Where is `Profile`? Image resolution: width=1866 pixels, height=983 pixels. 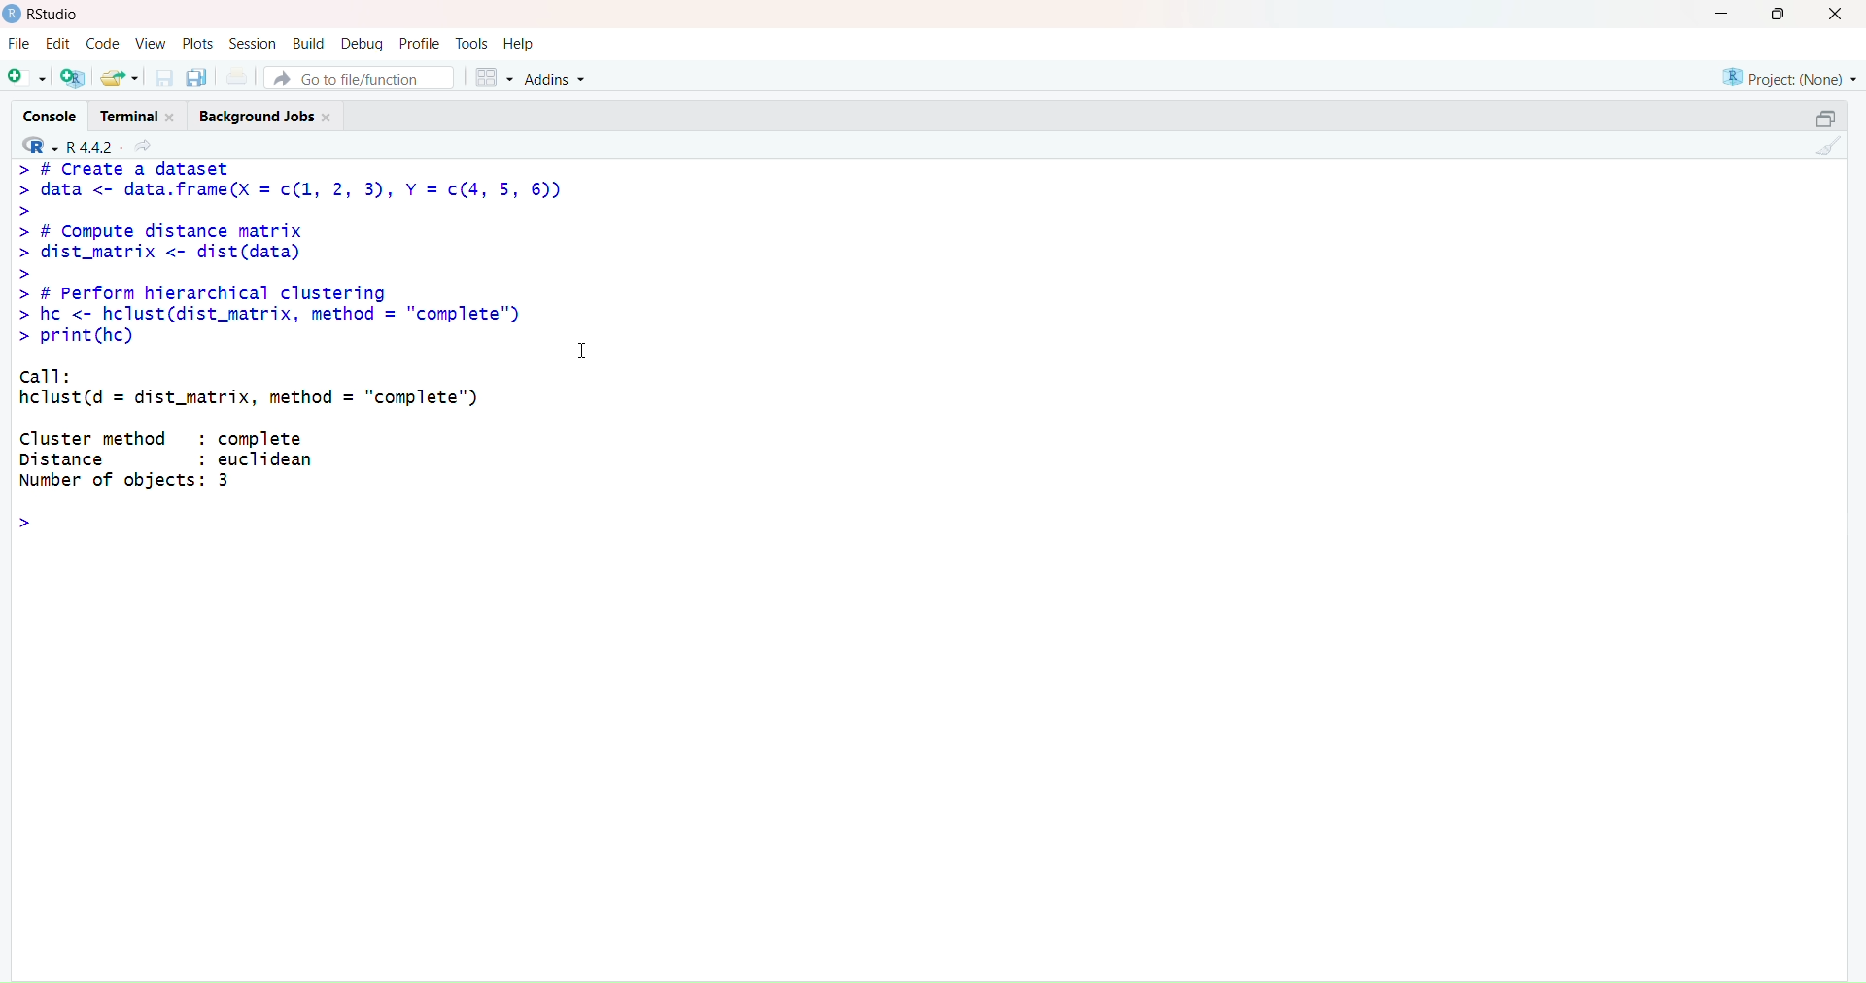 Profile is located at coordinates (417, 44).